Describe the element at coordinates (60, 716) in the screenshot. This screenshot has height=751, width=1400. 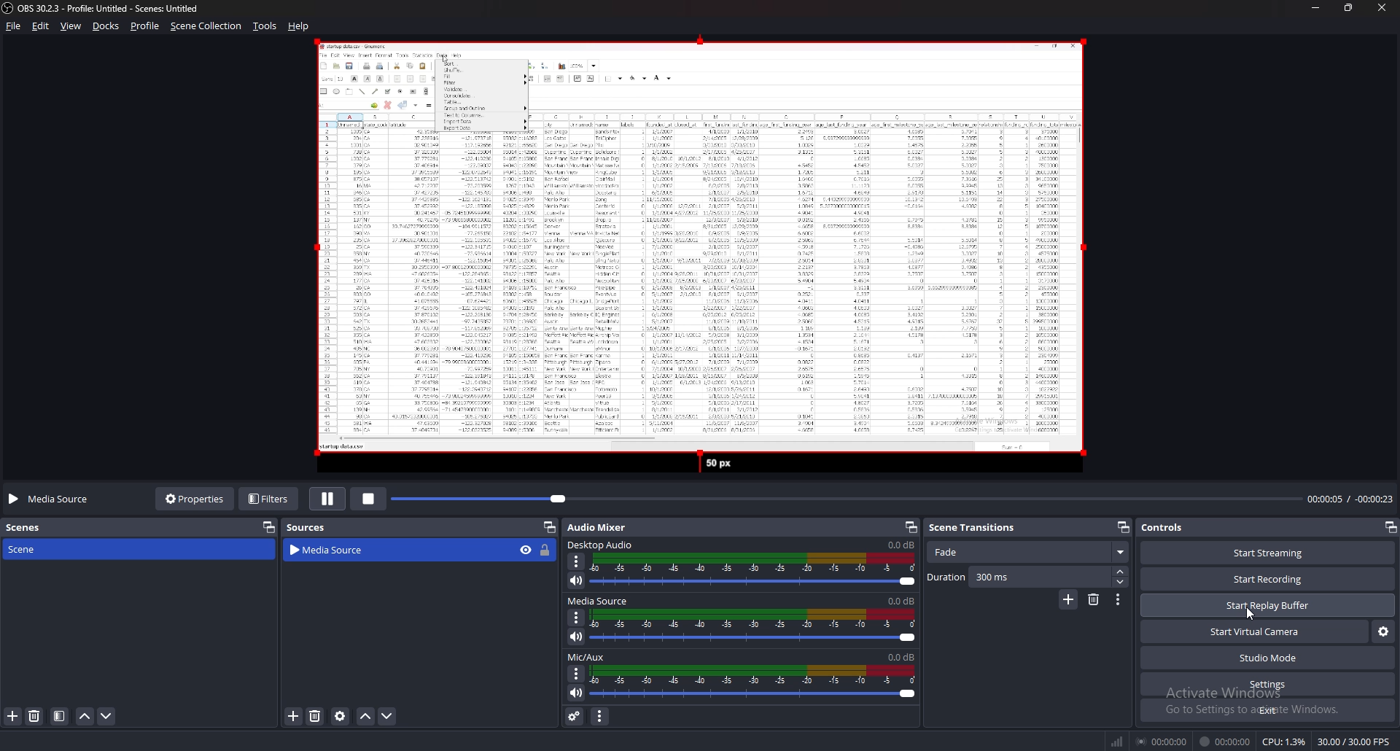
I see `filter` at that location.